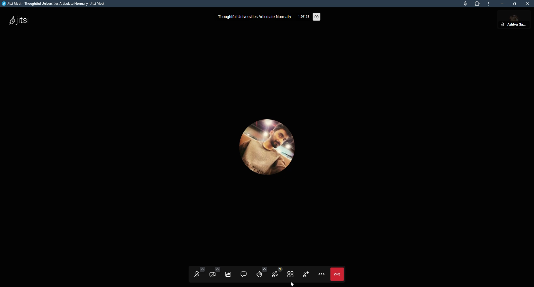  Describe the element at coordinates (212, 274) in the screenshot. I see `start camera` at that location.